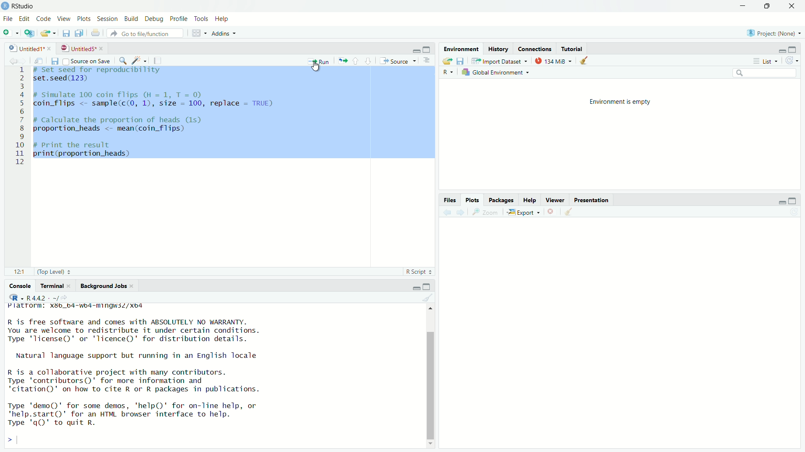 This screenshot has height=452, width=805. I want to click on proportion_heads <- mean(coin_t1ips), so click(118, 130).